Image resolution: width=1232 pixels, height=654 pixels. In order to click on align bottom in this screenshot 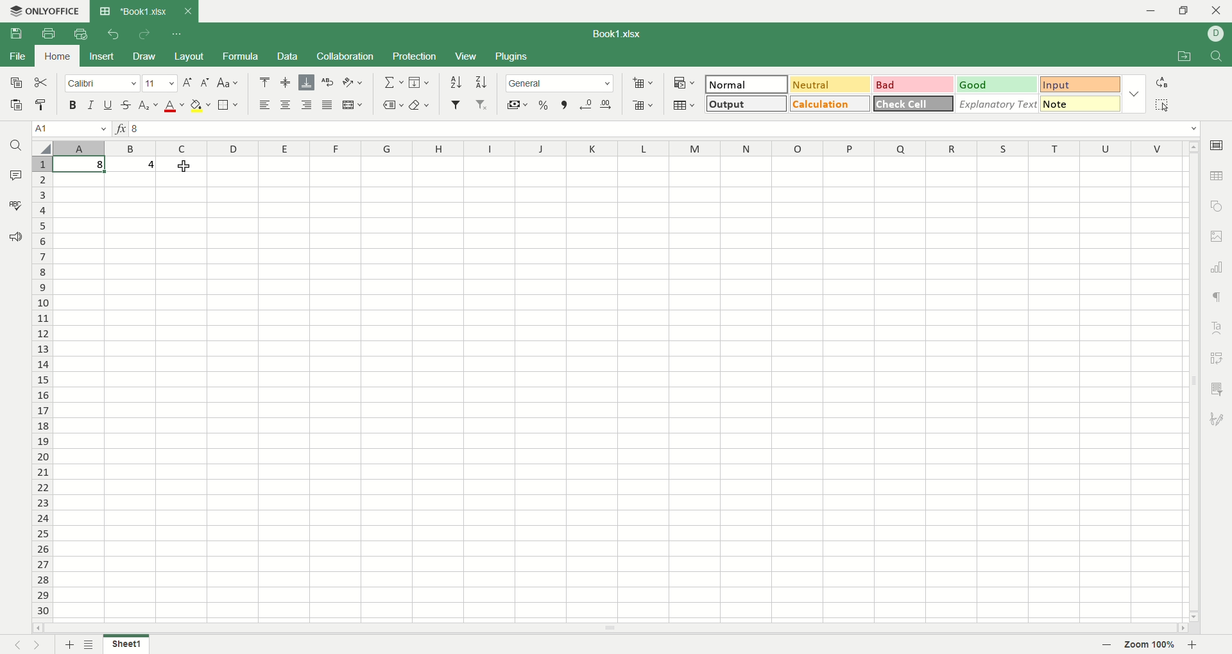, I will do `click(307, 82)`.